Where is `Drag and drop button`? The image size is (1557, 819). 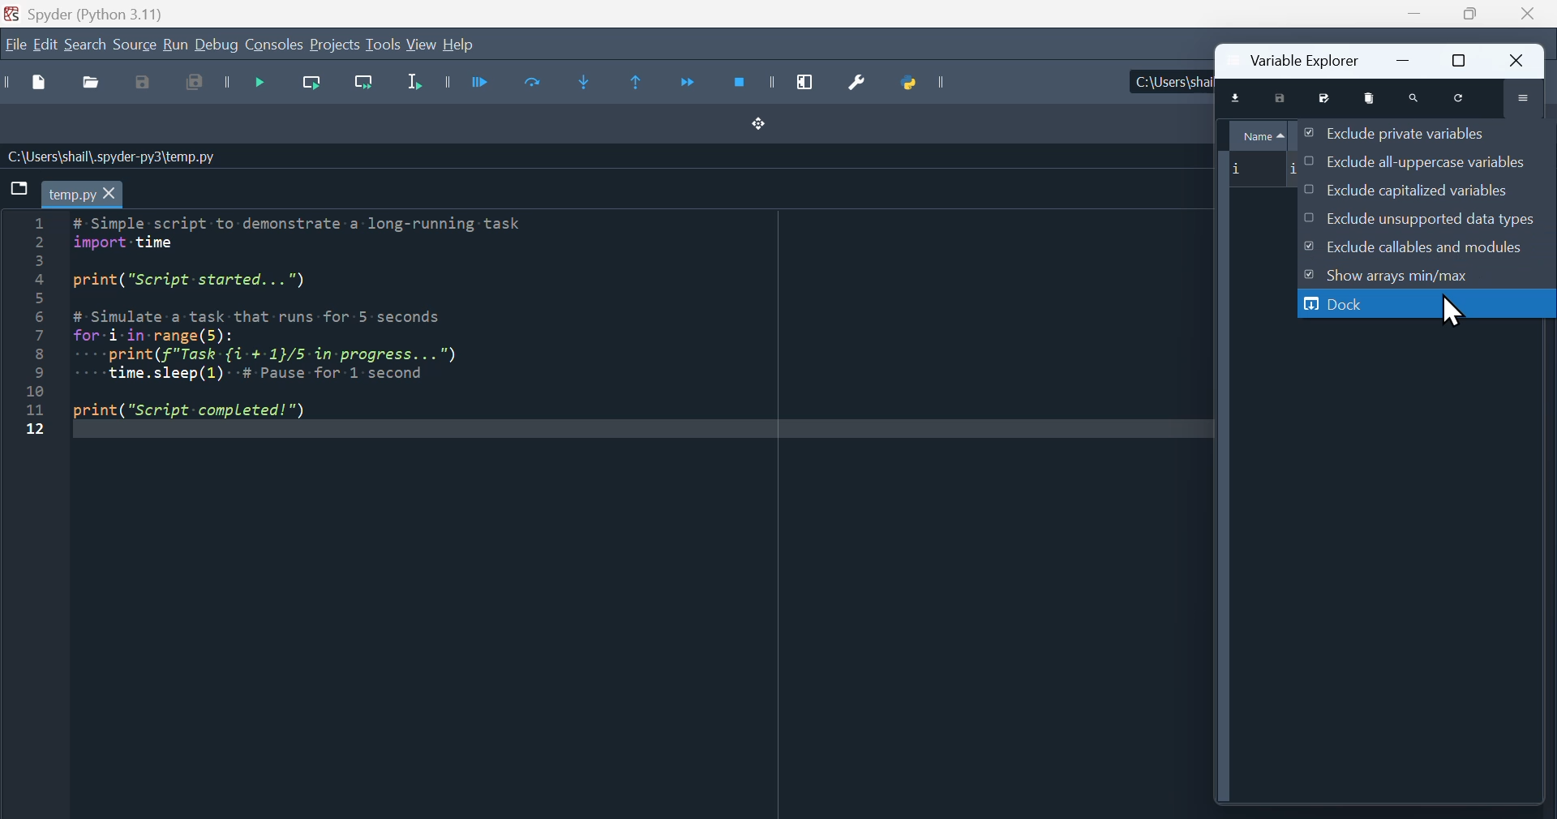
Drag and drop button is located at coordinates (761, 125).